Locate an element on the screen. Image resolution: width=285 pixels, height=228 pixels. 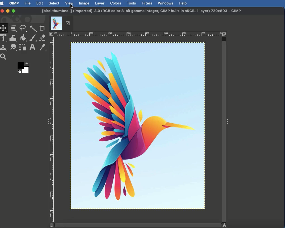
Show sidebar menu is located at coordinates (47, 122).